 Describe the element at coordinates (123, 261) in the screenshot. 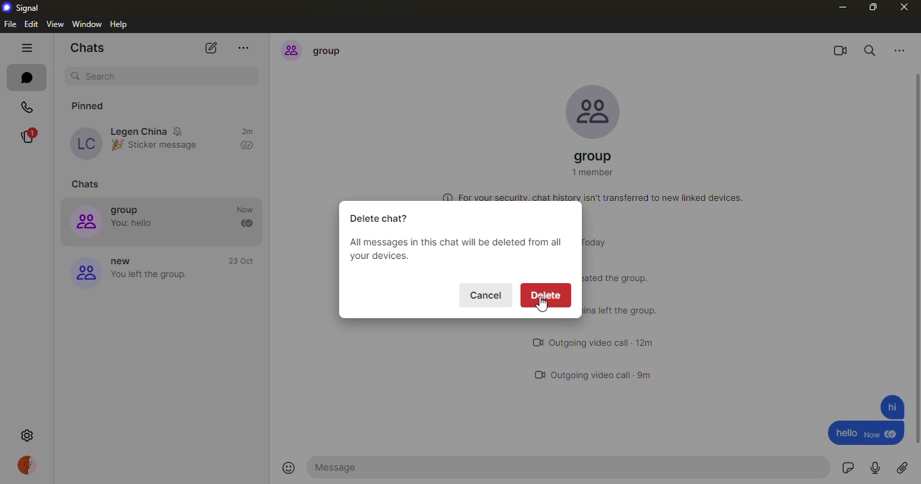

I see `new` at that location.